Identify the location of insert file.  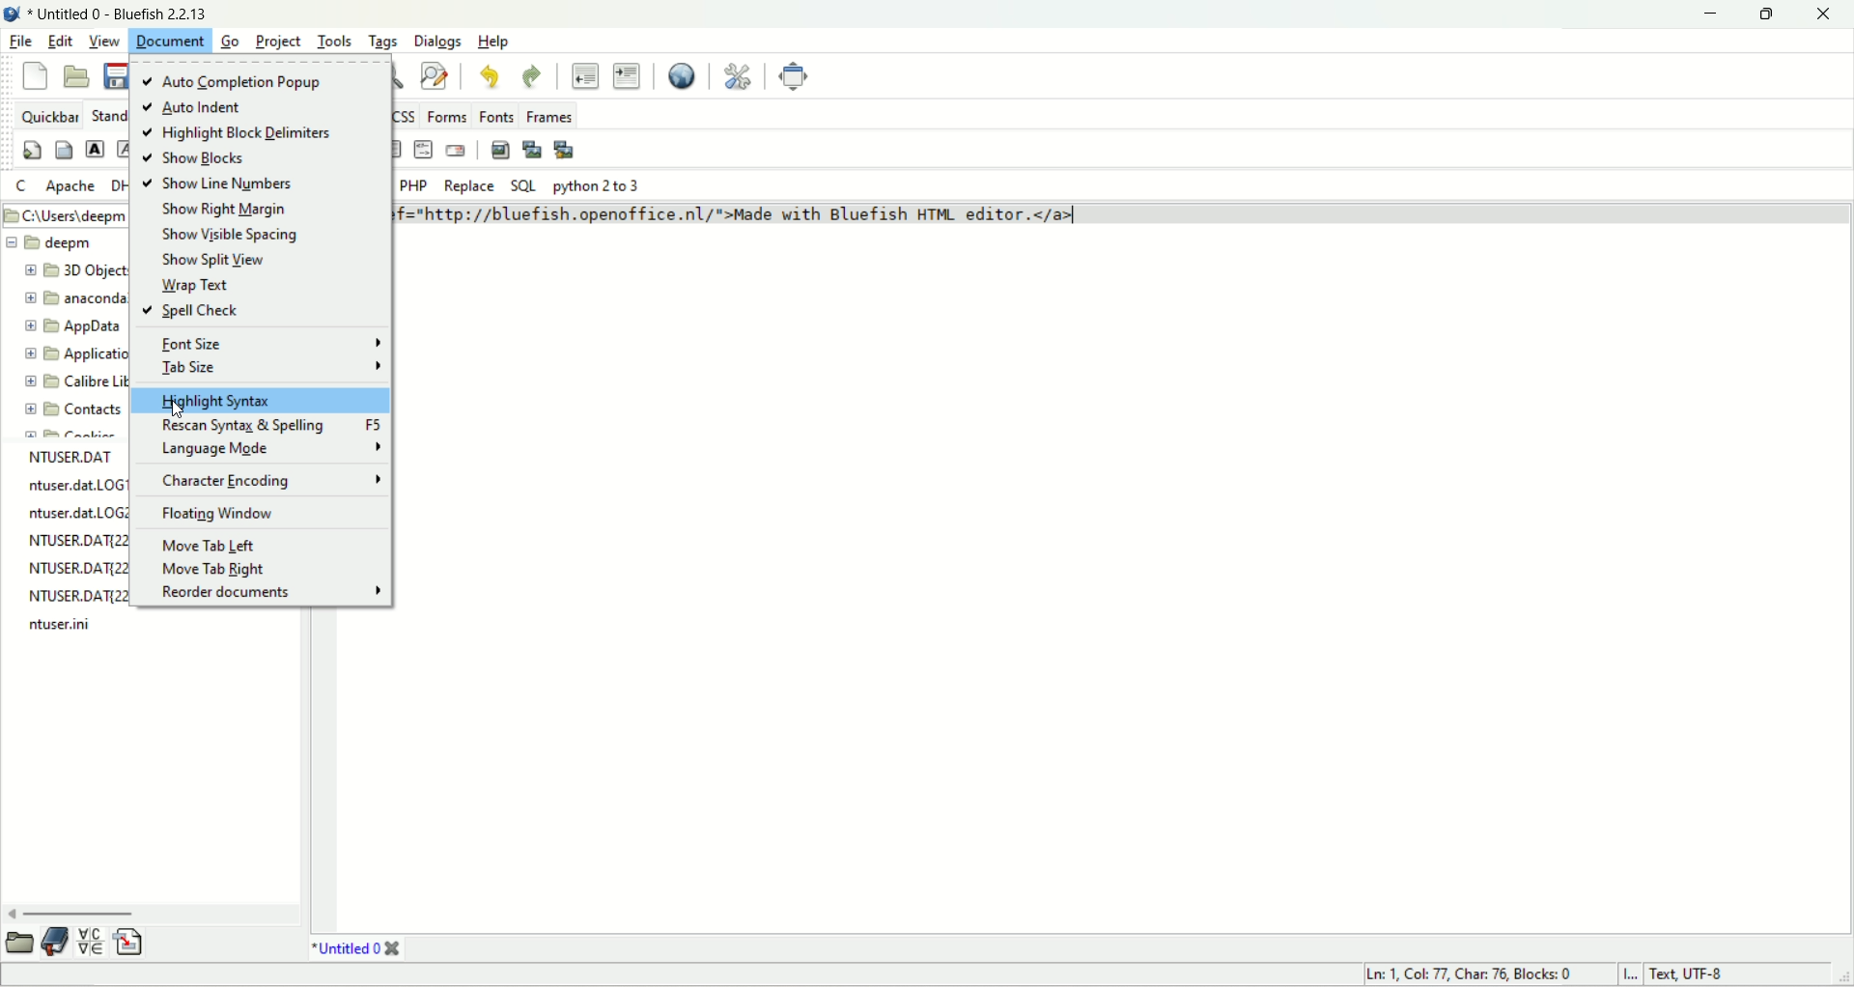
(136, 940).